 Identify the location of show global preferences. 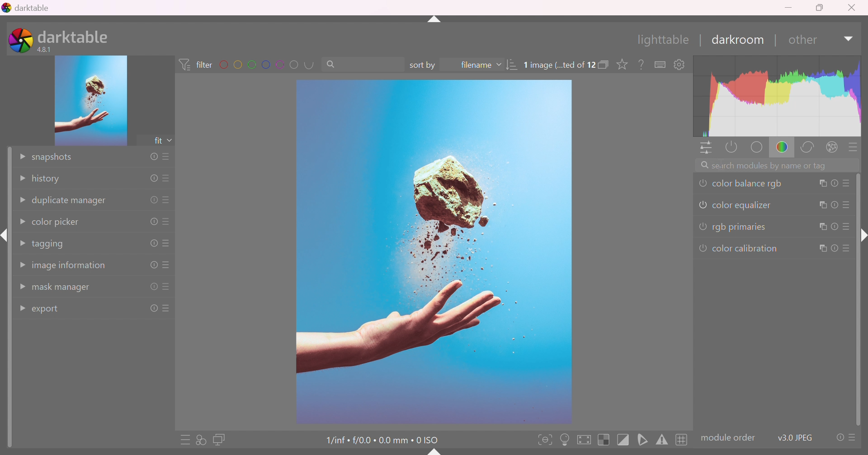
(679, 65).